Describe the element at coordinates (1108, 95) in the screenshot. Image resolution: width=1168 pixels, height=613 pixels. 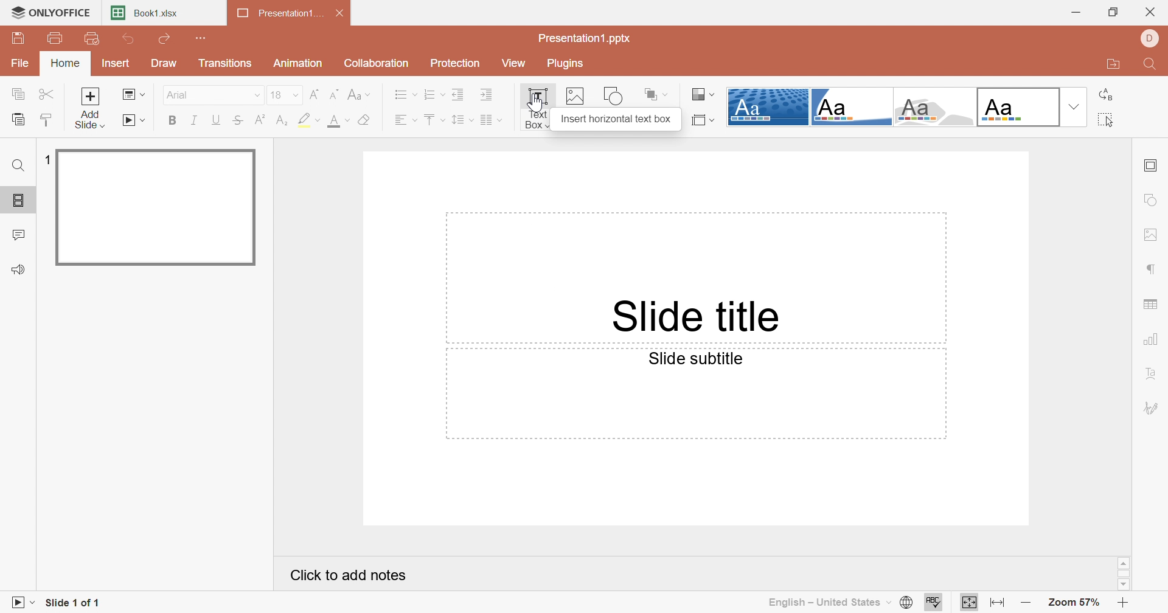
I see `Replace` at that location.